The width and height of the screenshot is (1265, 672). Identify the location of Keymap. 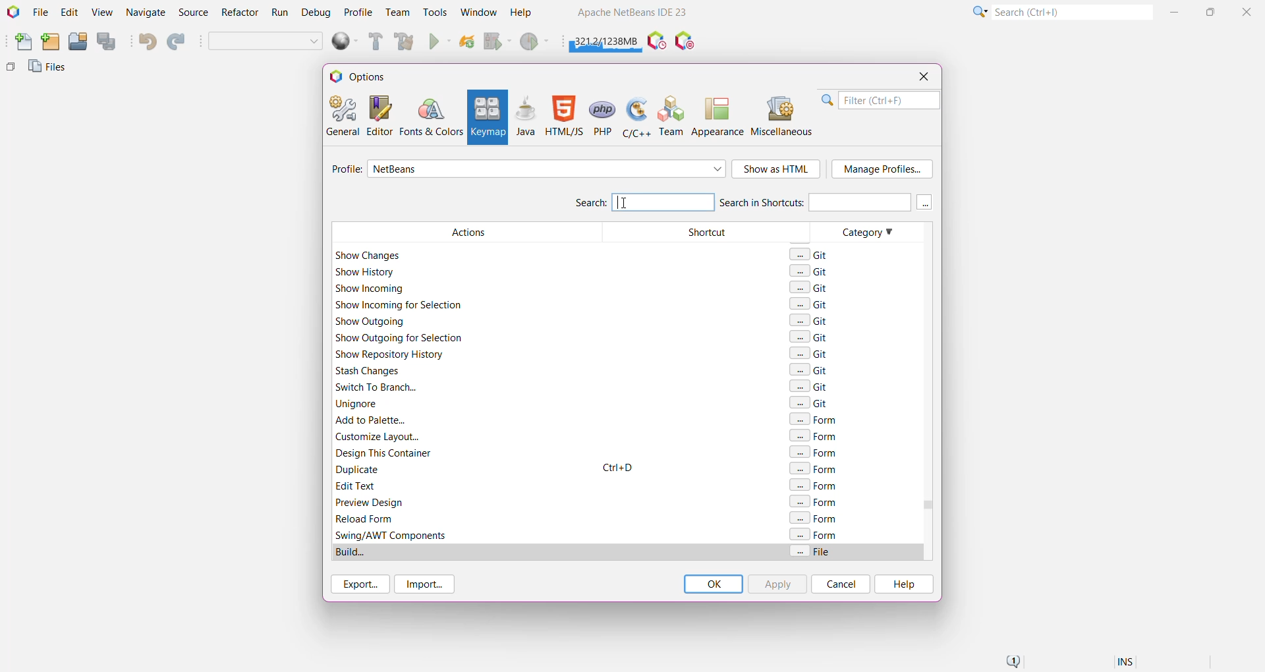
(486, 117).